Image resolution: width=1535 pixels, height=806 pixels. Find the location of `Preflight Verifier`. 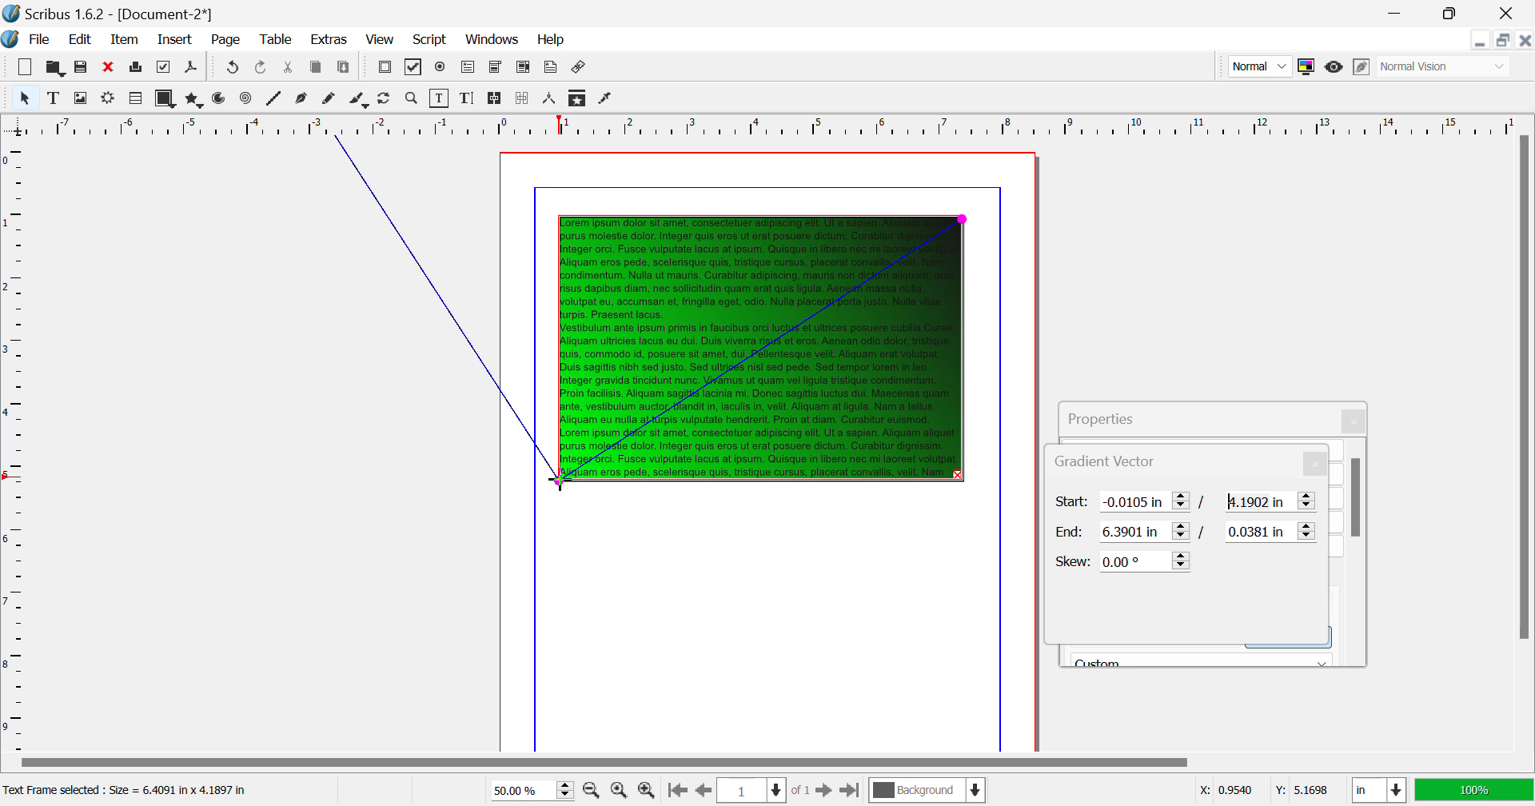

Preflight Verifier is located at coordinates (165, 67).